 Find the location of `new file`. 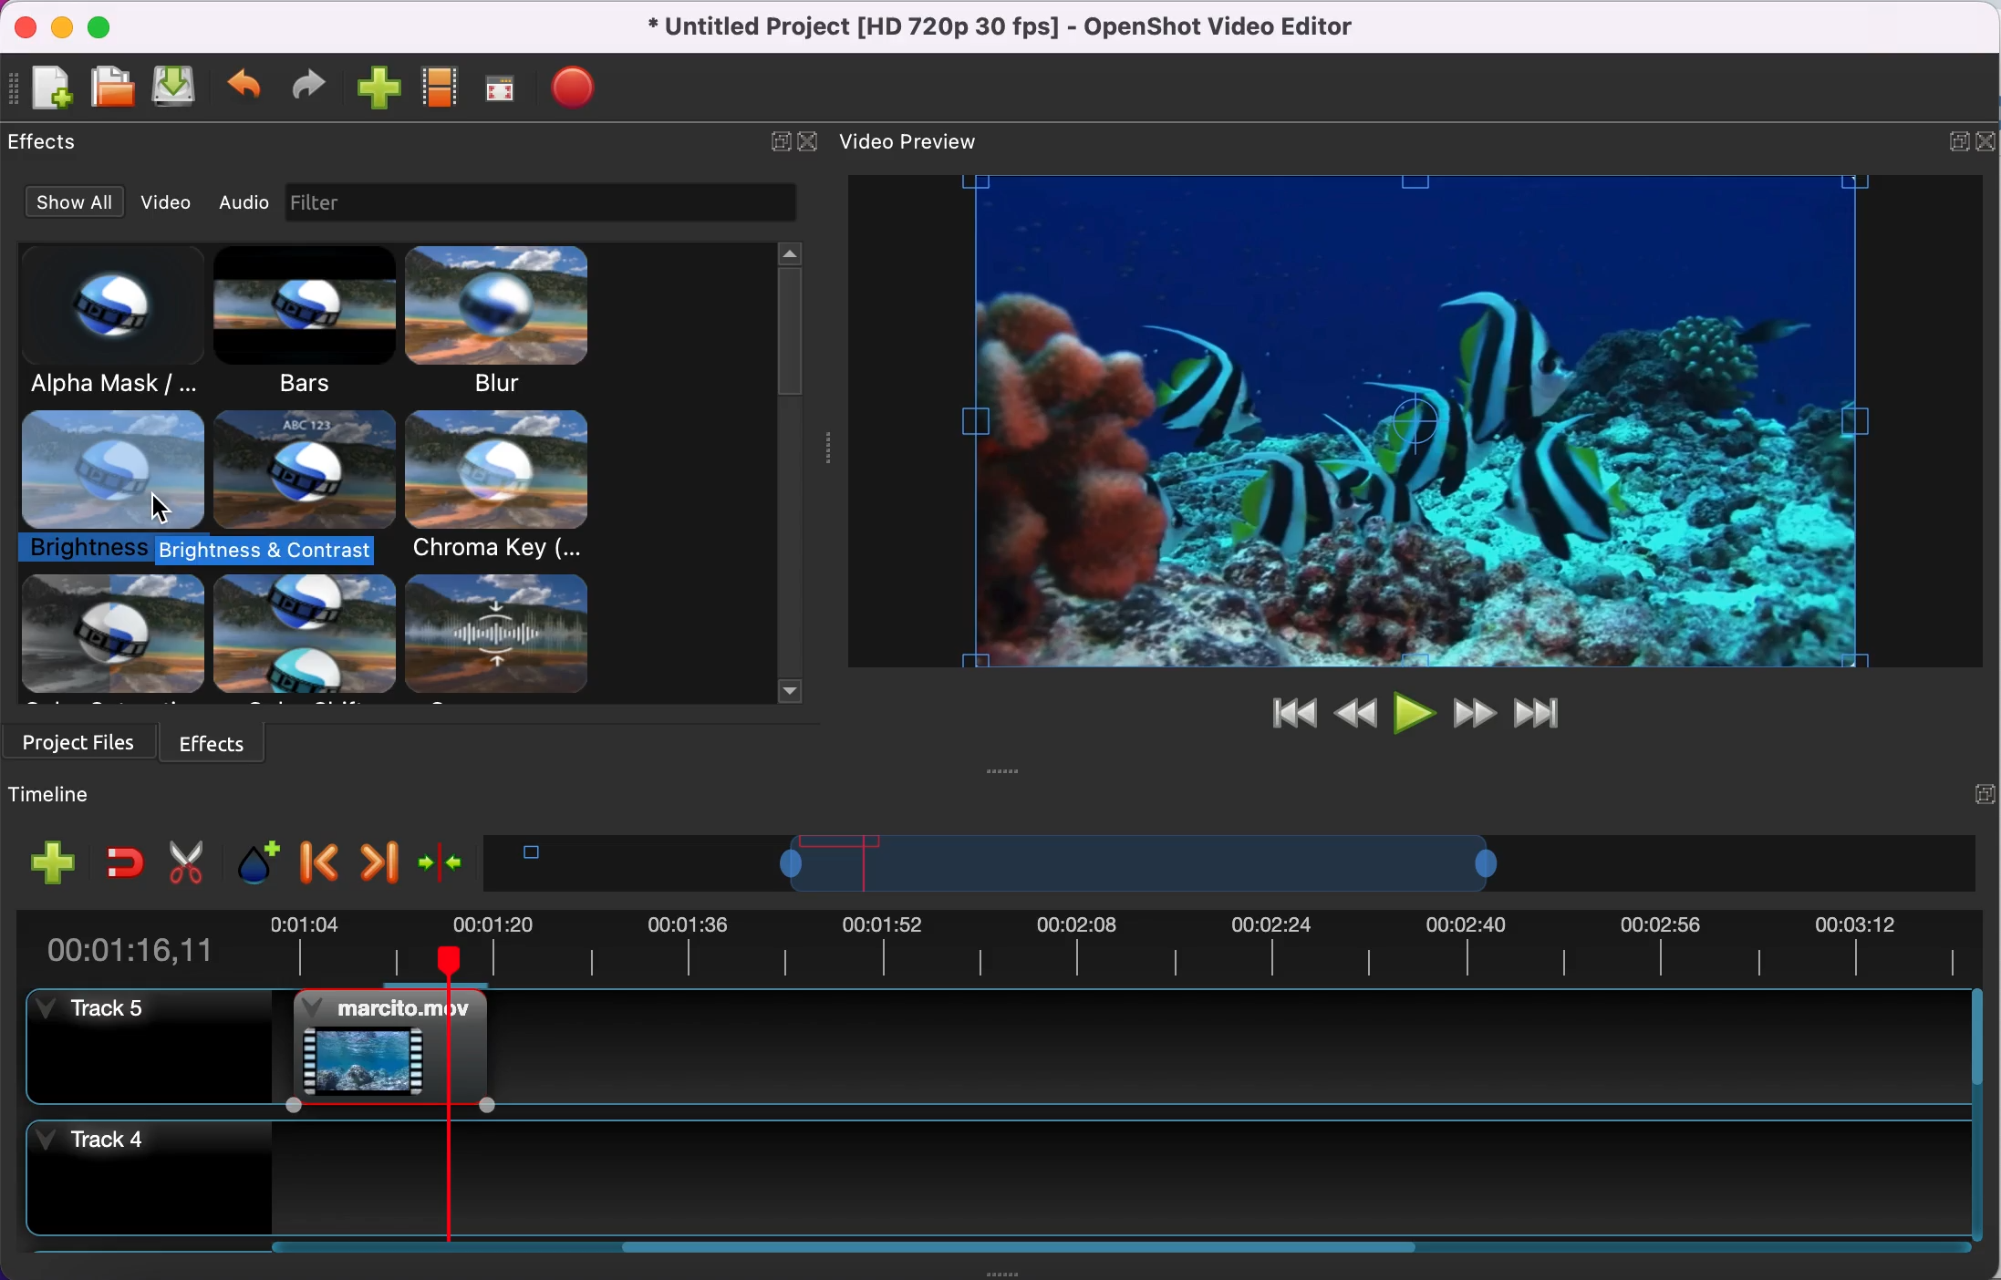

new file is located at coordinates (43, 87).